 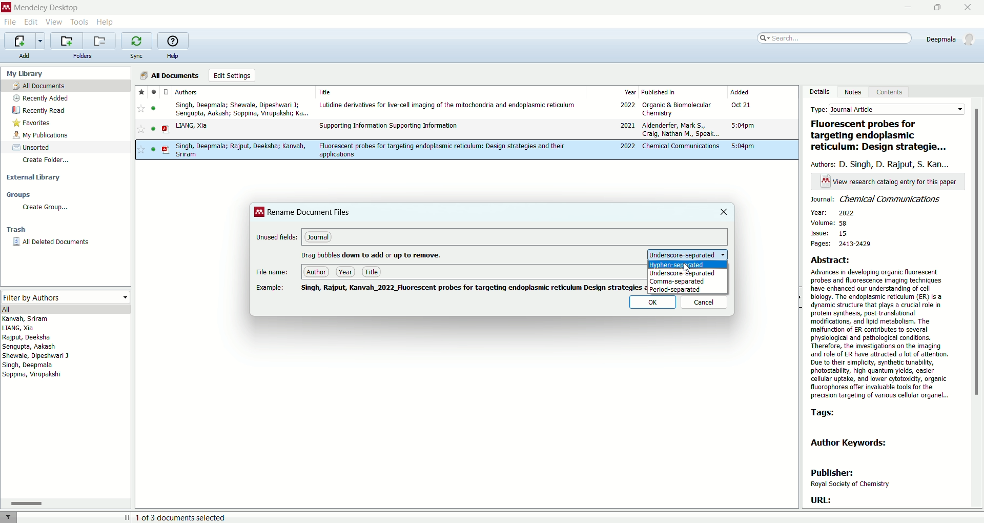 I want to click on read/unread, so click(x=153, y=91).